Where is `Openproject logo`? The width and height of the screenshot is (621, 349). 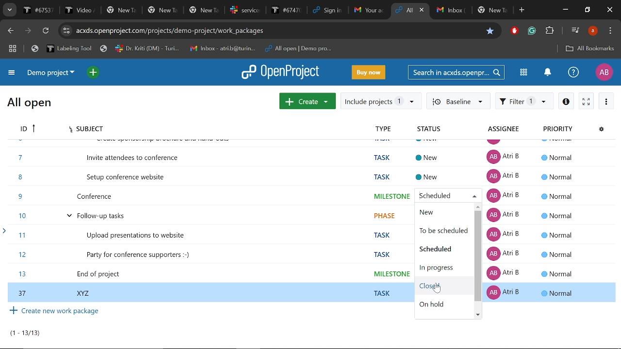
Openproject logo is located at coordinates (281, 72).